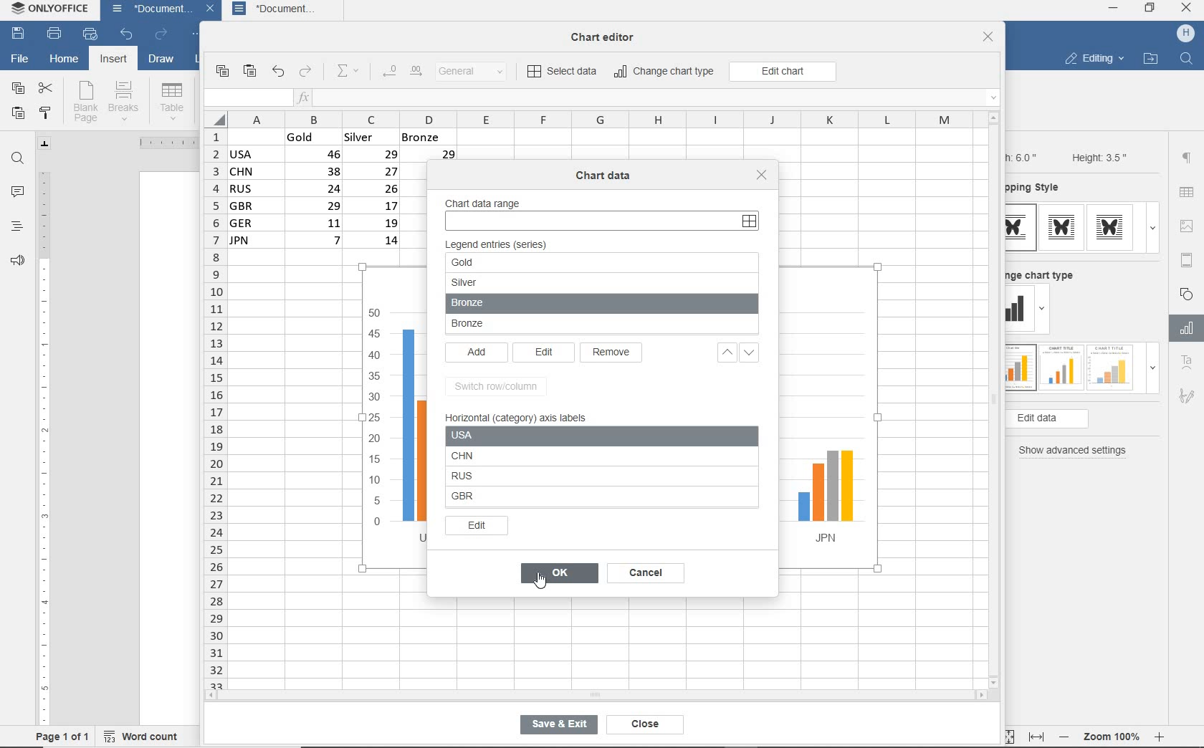 The image size is (1204, 748). What do you see at coordinates (1006, 736) in the screenshot?
I see `fit to page` at bounding box center [1006, 736].